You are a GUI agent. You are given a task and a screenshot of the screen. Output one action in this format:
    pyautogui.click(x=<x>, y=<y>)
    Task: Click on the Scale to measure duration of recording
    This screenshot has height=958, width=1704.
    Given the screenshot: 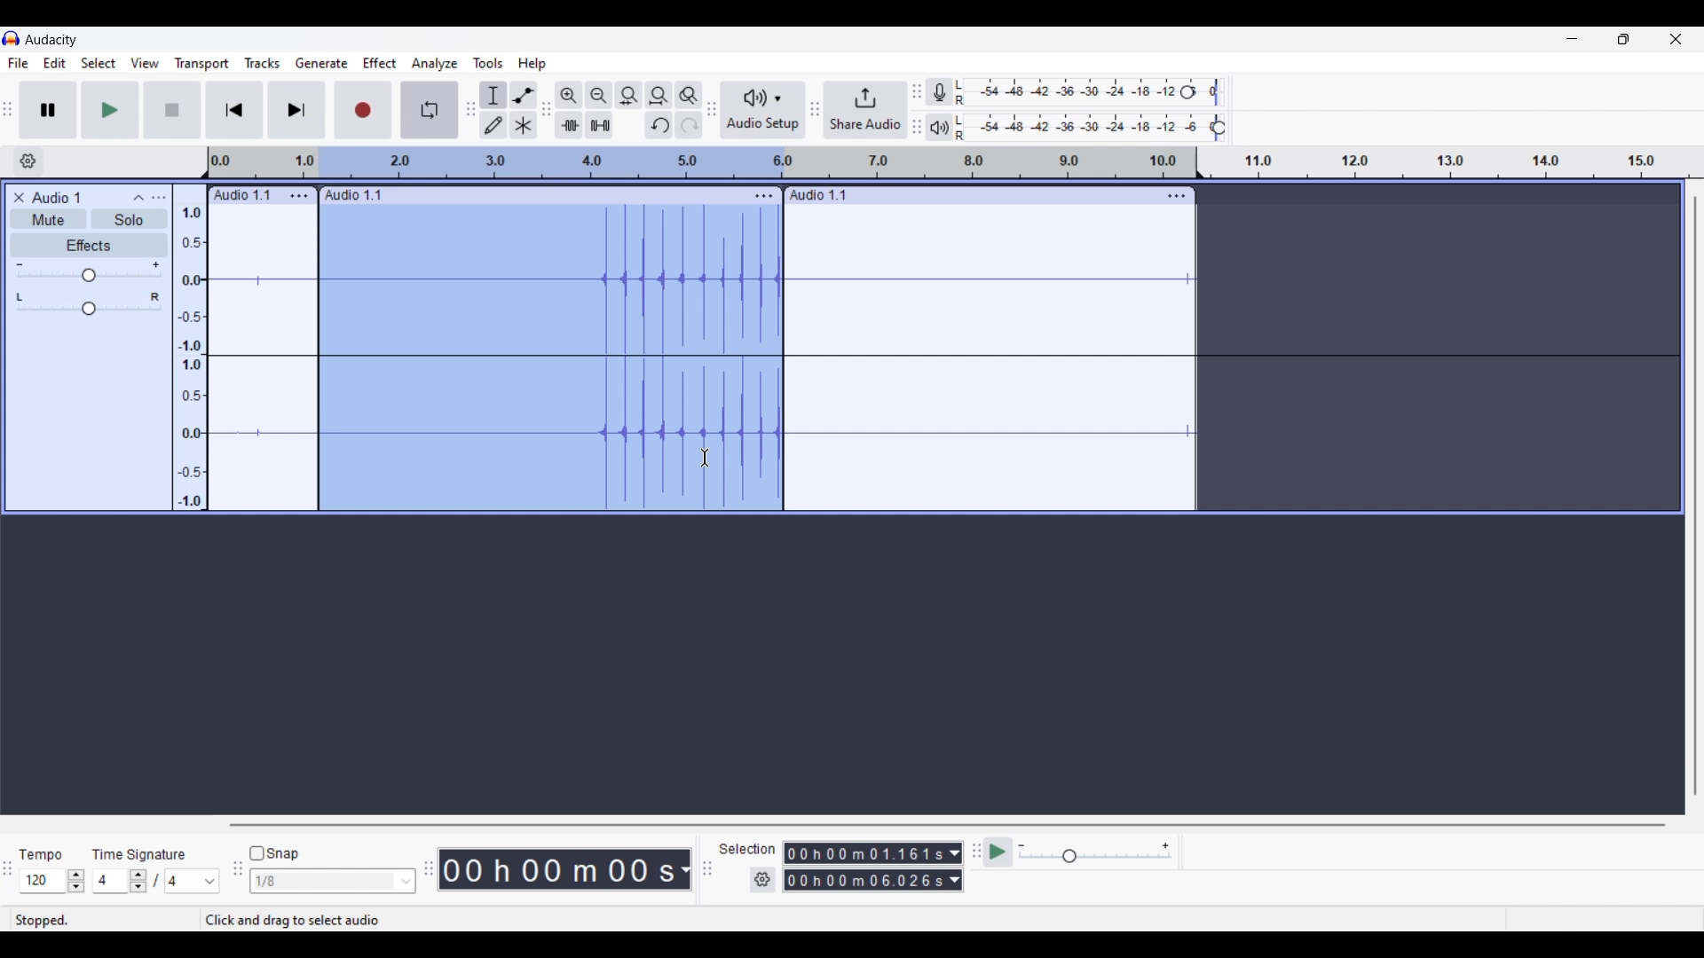 What is the action you would take?
    pyautogui.click(x=1458, y=162)
    